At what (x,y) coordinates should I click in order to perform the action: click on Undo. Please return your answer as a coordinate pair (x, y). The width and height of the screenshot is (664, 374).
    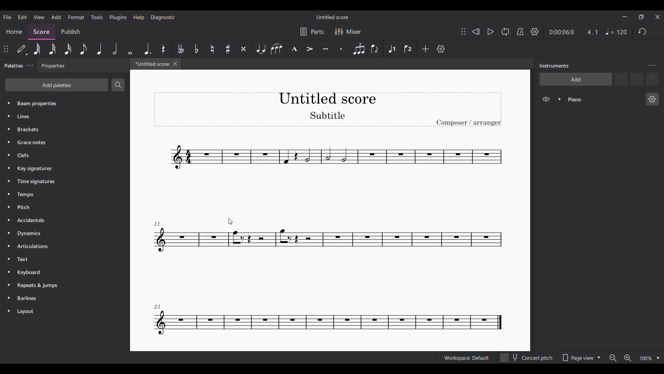
    Looking at the image, I should click on (643, 32).